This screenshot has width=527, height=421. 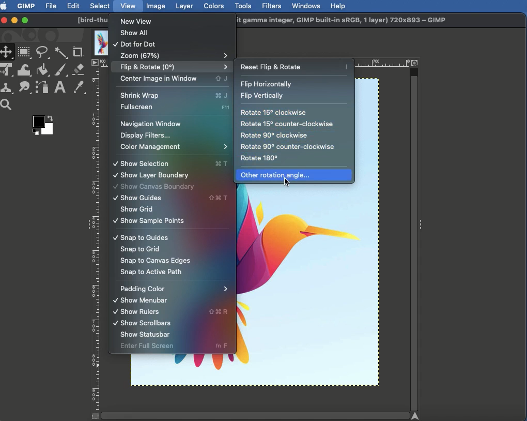 I want to click on Show selection, so click(x=156, y=163).